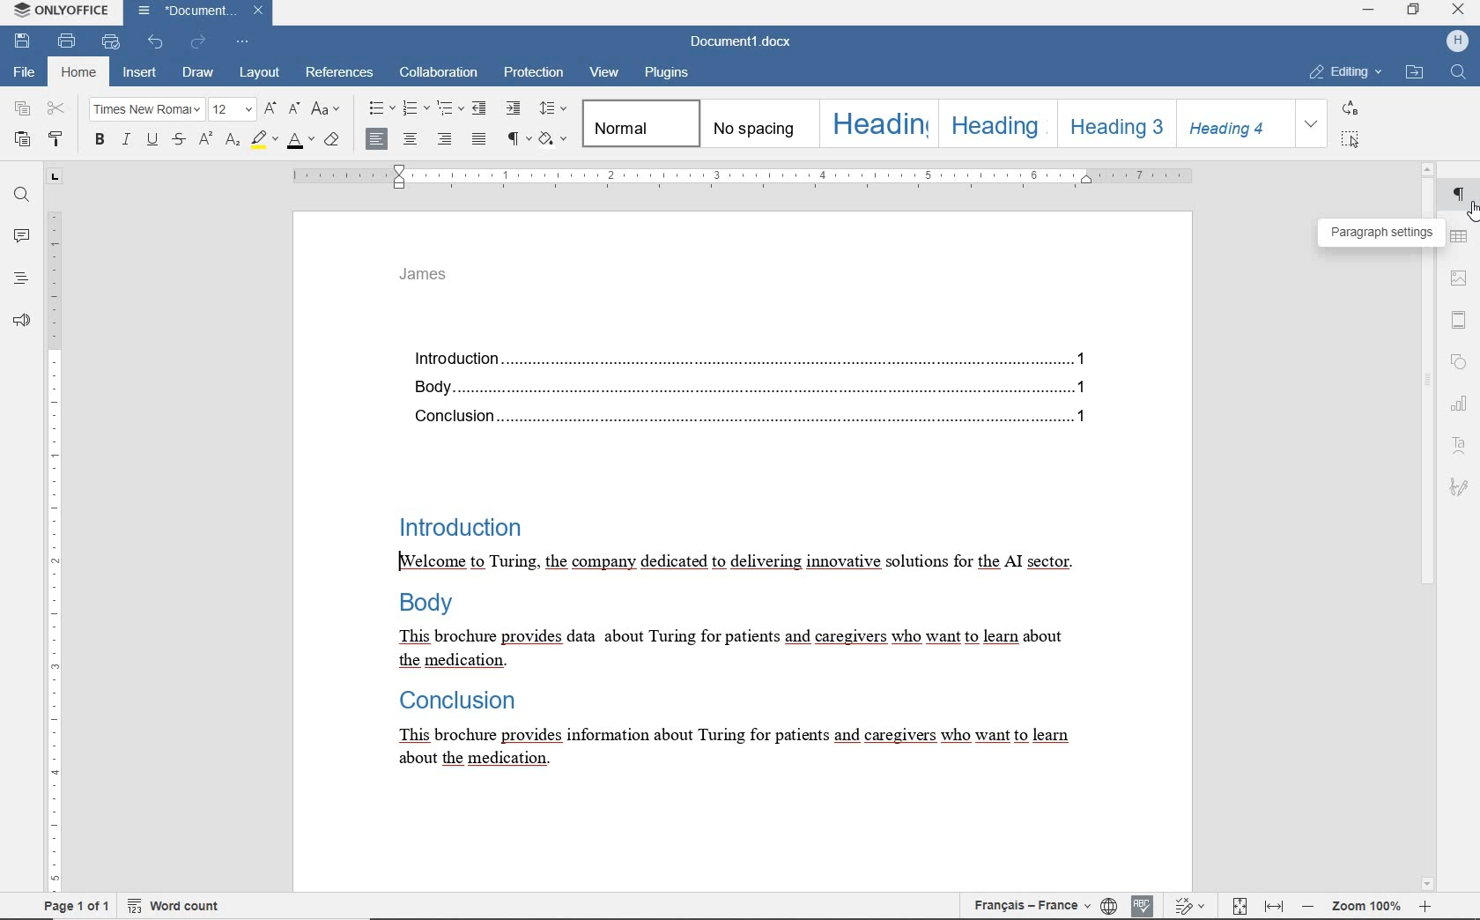 The image size is (1480, 920). Describe the element at coordinates (54, 529) in the screenshot. I see `ruler` at that location.